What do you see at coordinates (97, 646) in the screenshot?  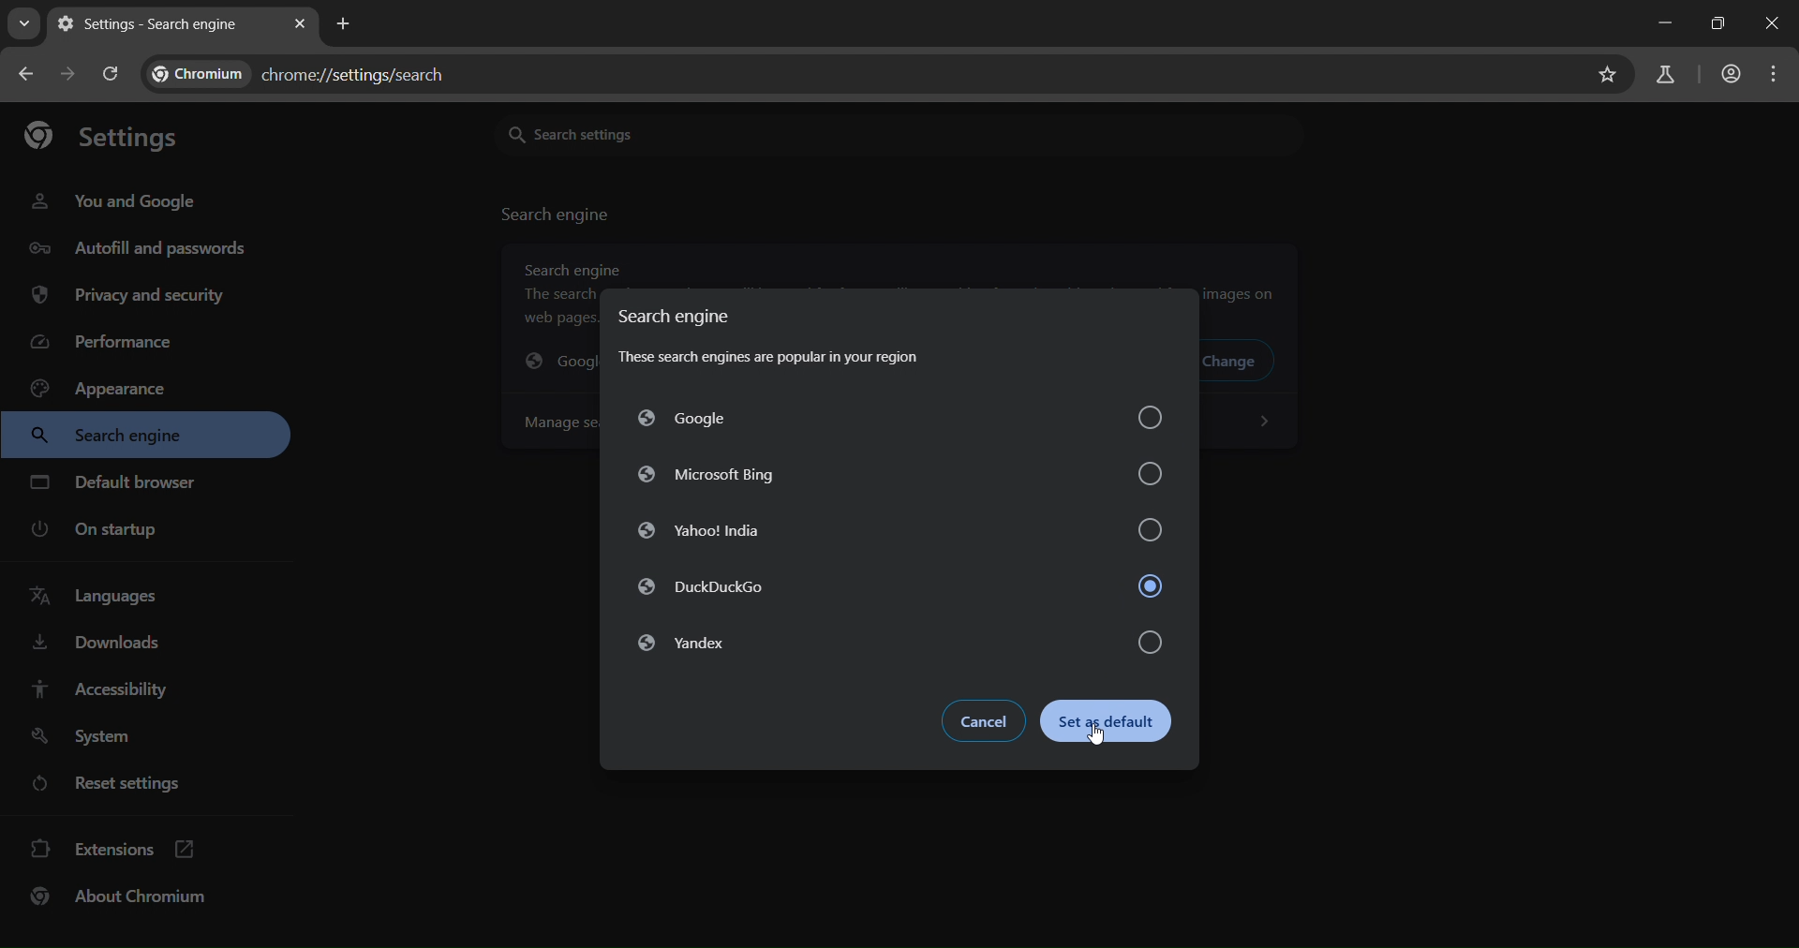 I see `downloads` at bounding box center [97, 646].